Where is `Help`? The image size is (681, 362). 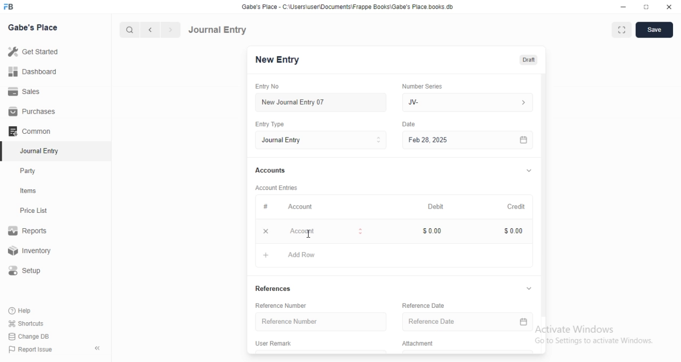
Help is located at coordinates (22, 311).